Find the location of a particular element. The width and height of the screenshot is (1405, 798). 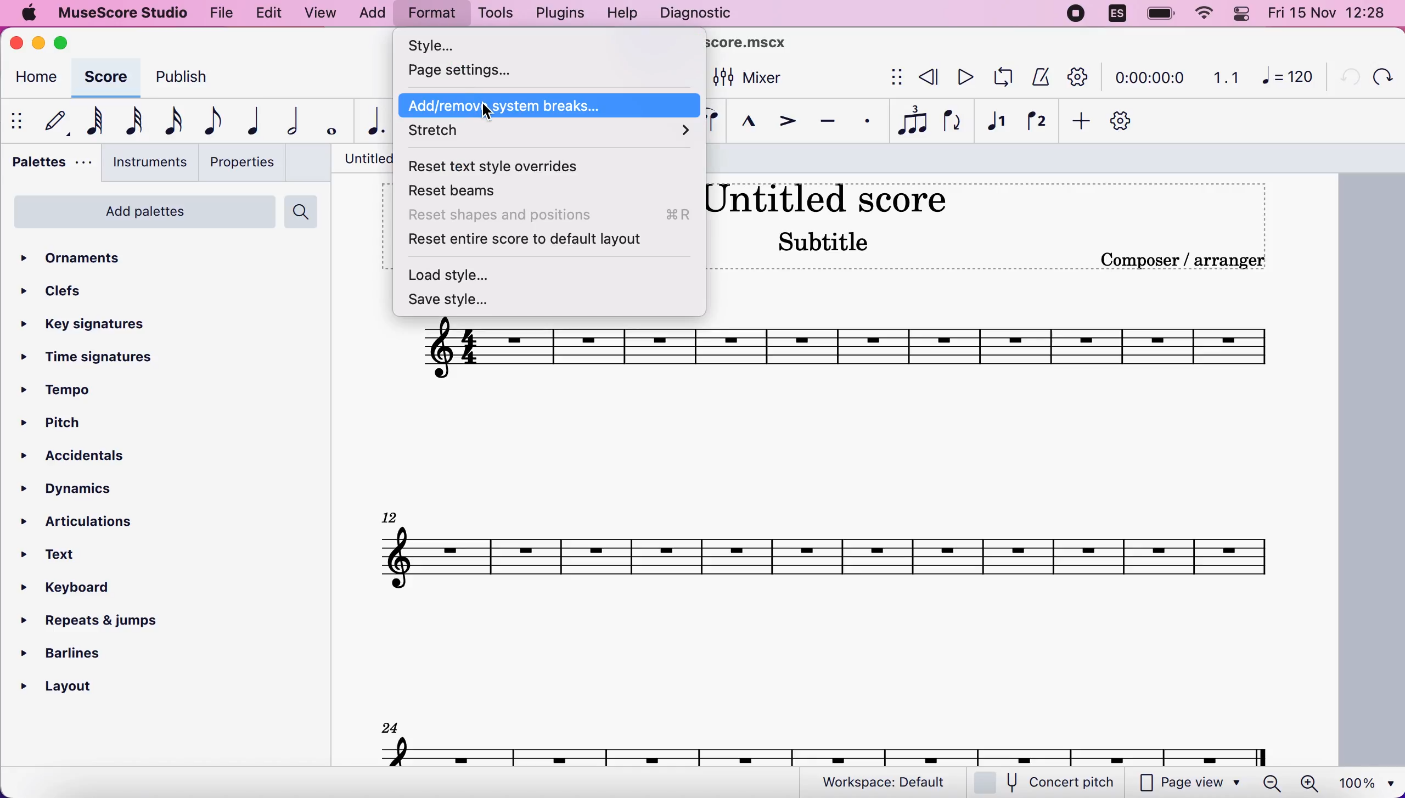

home is located at coordinates (33, 79).